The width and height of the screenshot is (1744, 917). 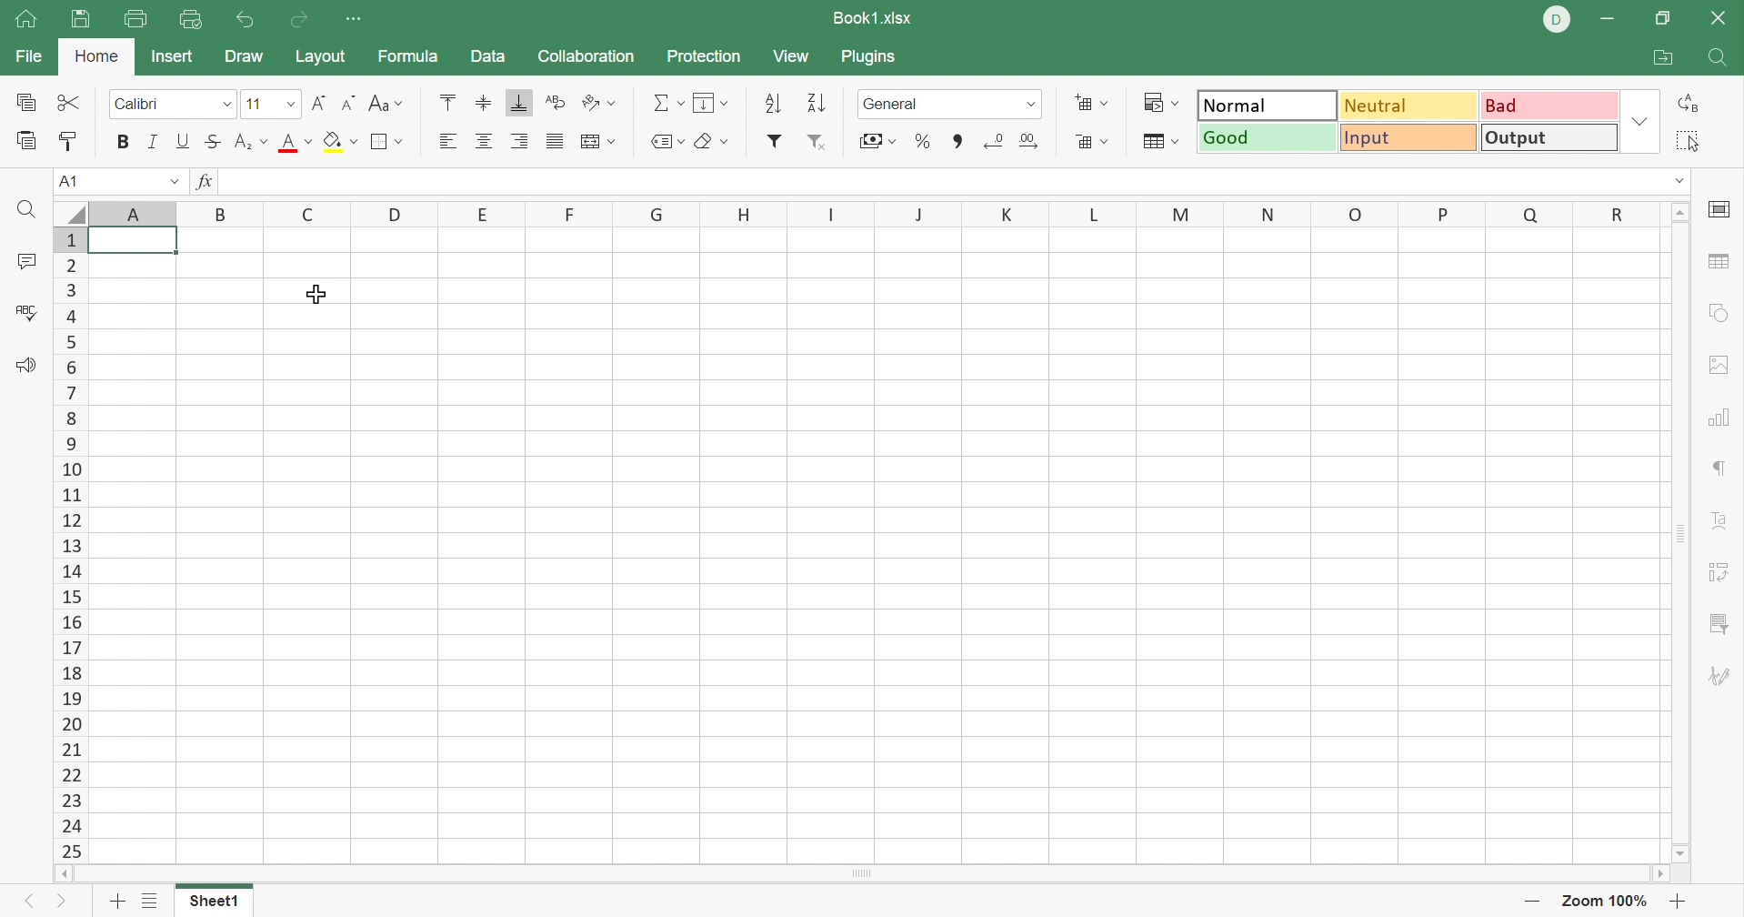 What do you see at coordinates (1546, 137) in the screenshot?
I see `Output` at bounding box center [1546, 137].